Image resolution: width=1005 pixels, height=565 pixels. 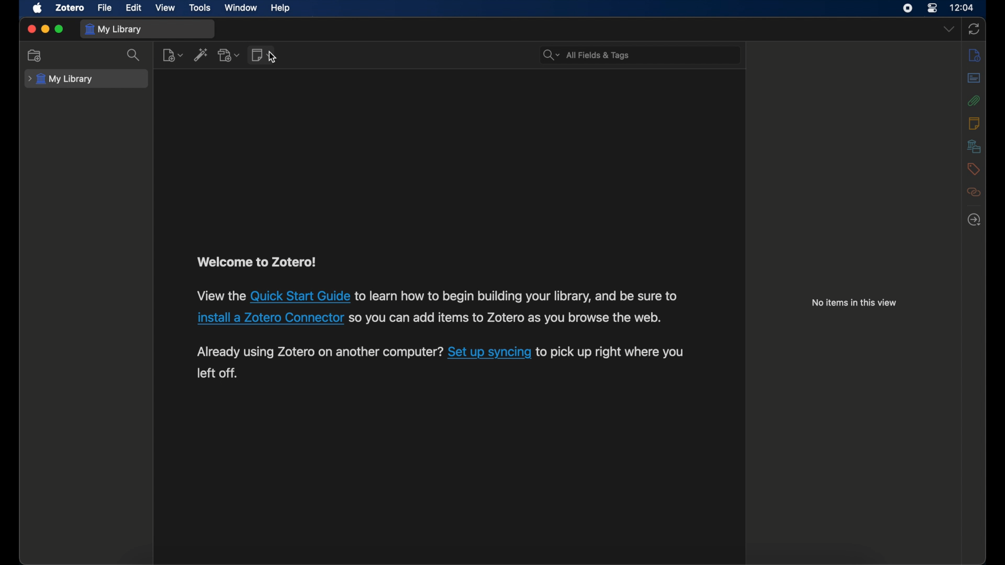 I want to click on zotero, so click(x=70, y=7).